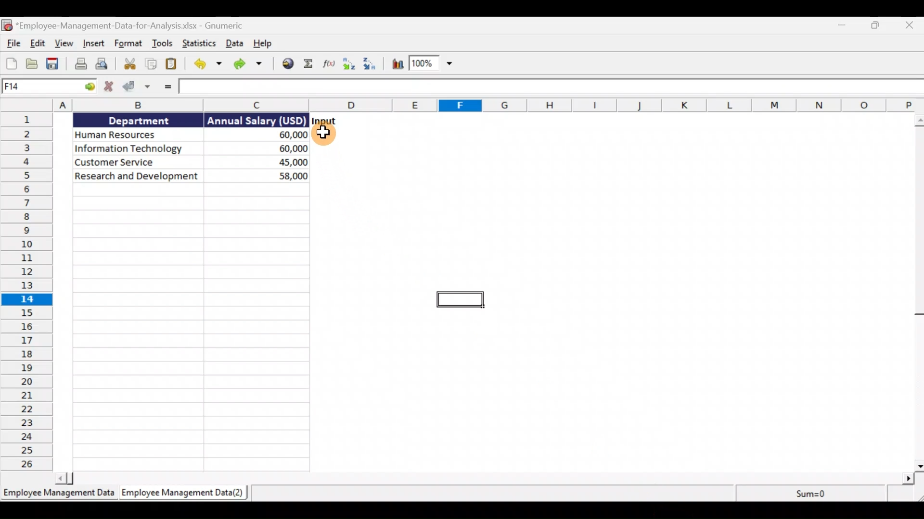 This screenshot has height=519, width=924. I want to click on Insert a chart, so click(397, 67).